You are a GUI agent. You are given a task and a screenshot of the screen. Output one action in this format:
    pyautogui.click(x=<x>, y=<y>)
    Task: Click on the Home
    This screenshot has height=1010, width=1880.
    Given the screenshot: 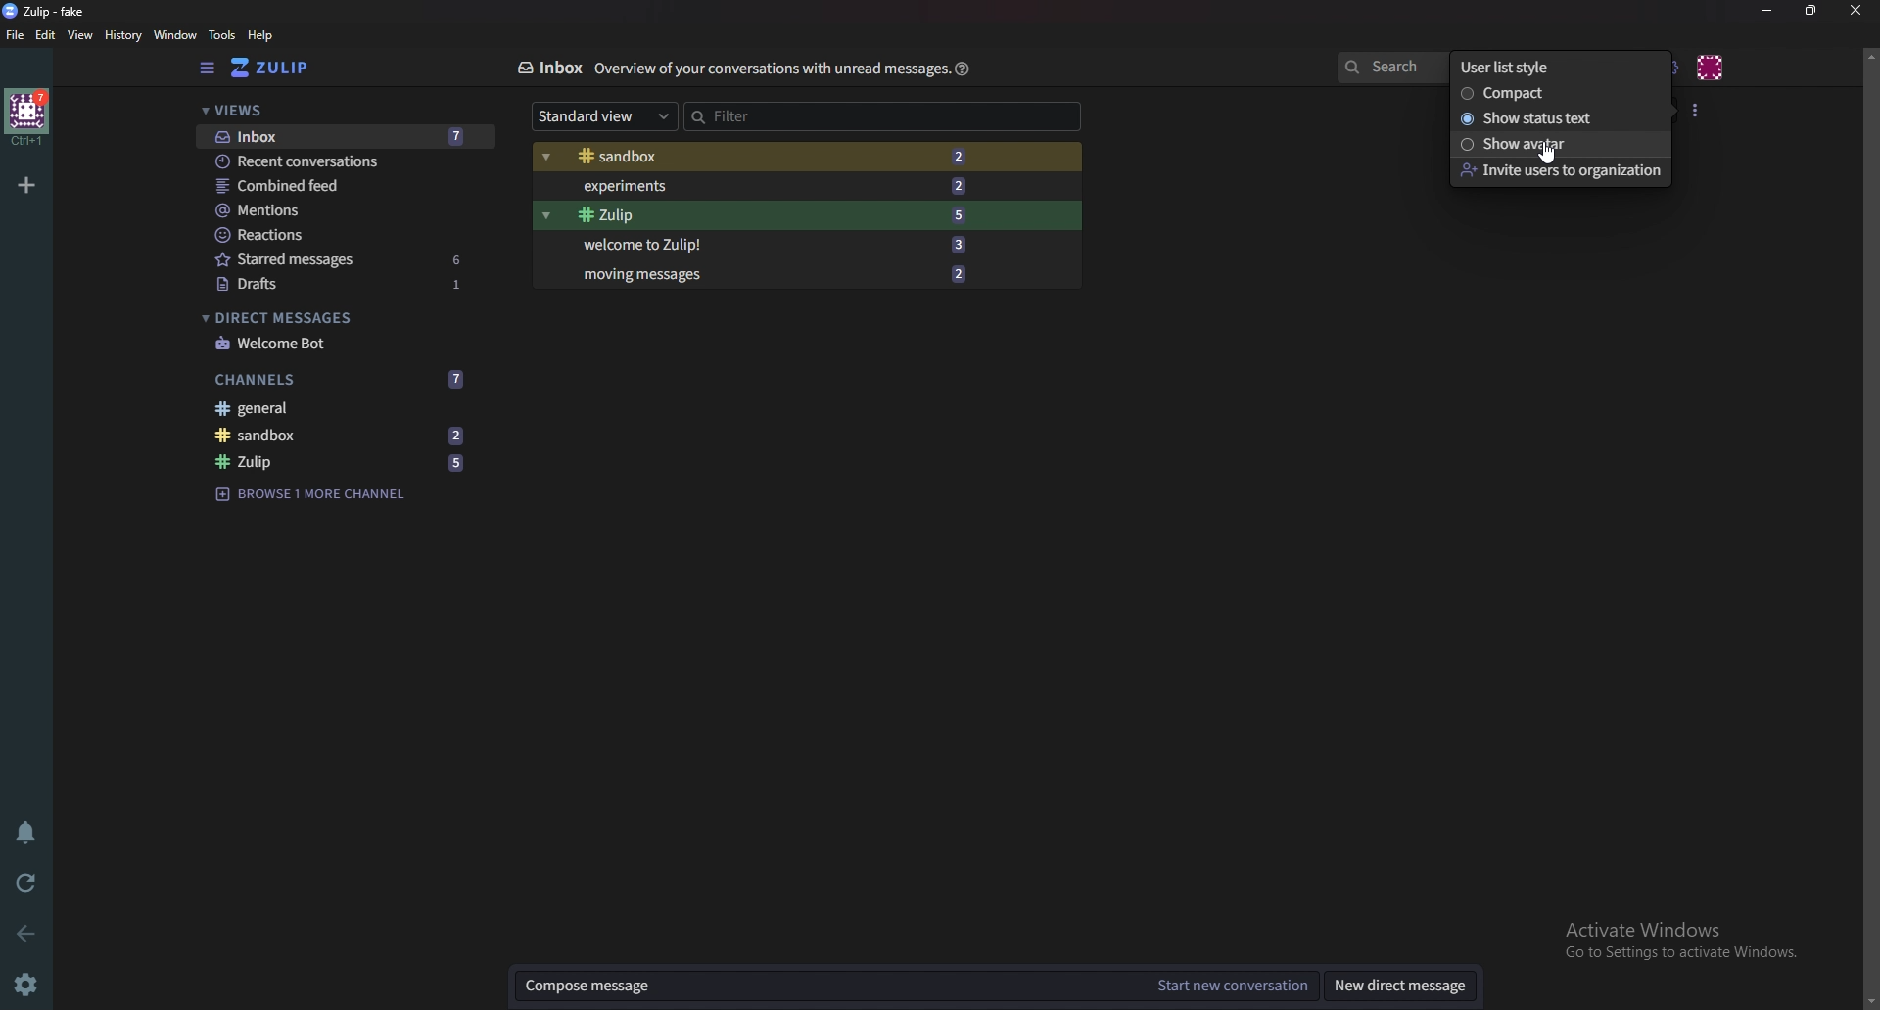 What is the action you would take?
    pyautogui.click(x=27, y=115)
    